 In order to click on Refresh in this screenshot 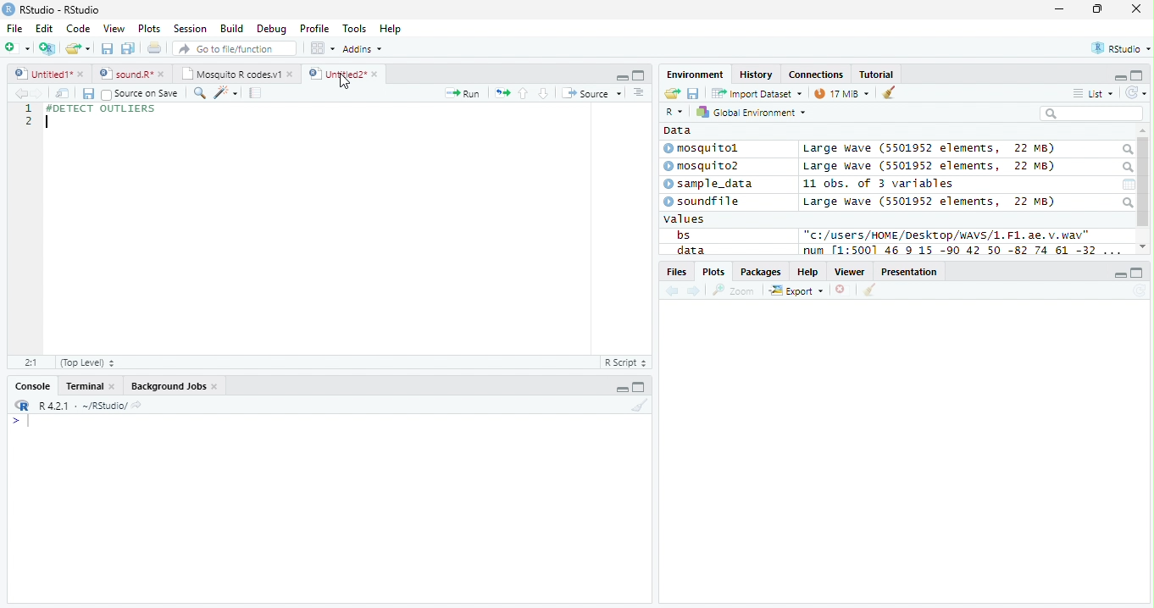, I will do `click(1136, 93)`.